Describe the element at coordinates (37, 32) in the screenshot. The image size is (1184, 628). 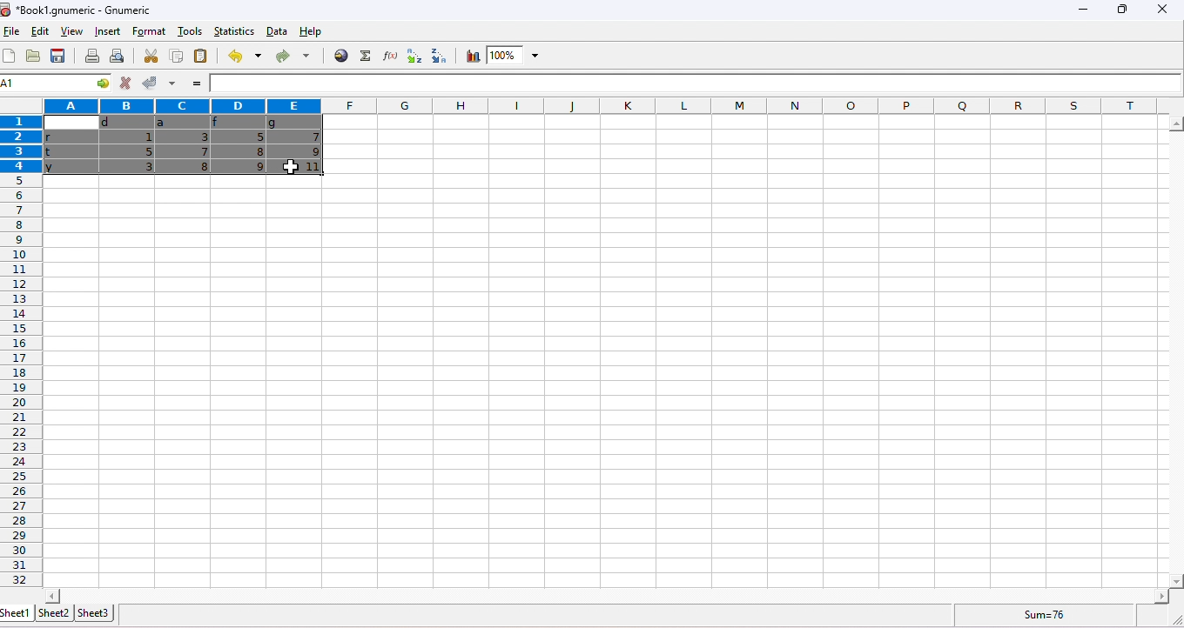
I see `edit` at that location.